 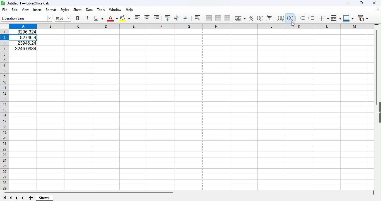 I want to click on Merge cells, so click(x=218, y=18).